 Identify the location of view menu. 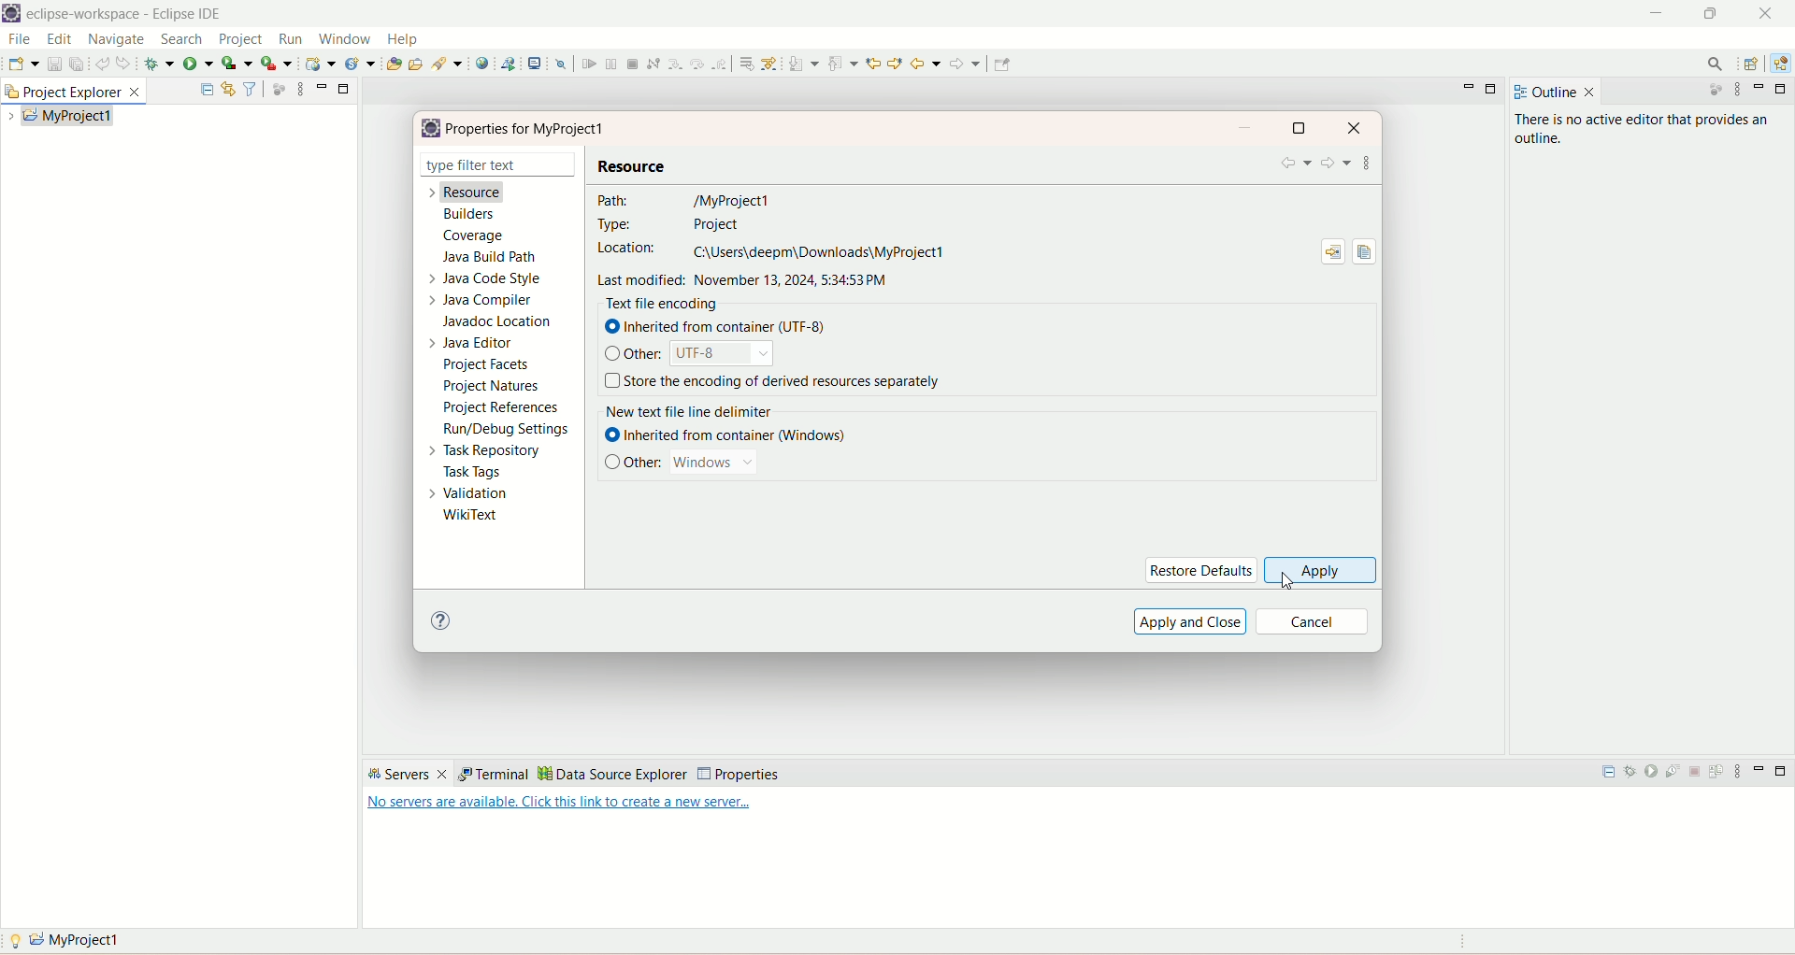
(1367, 165).